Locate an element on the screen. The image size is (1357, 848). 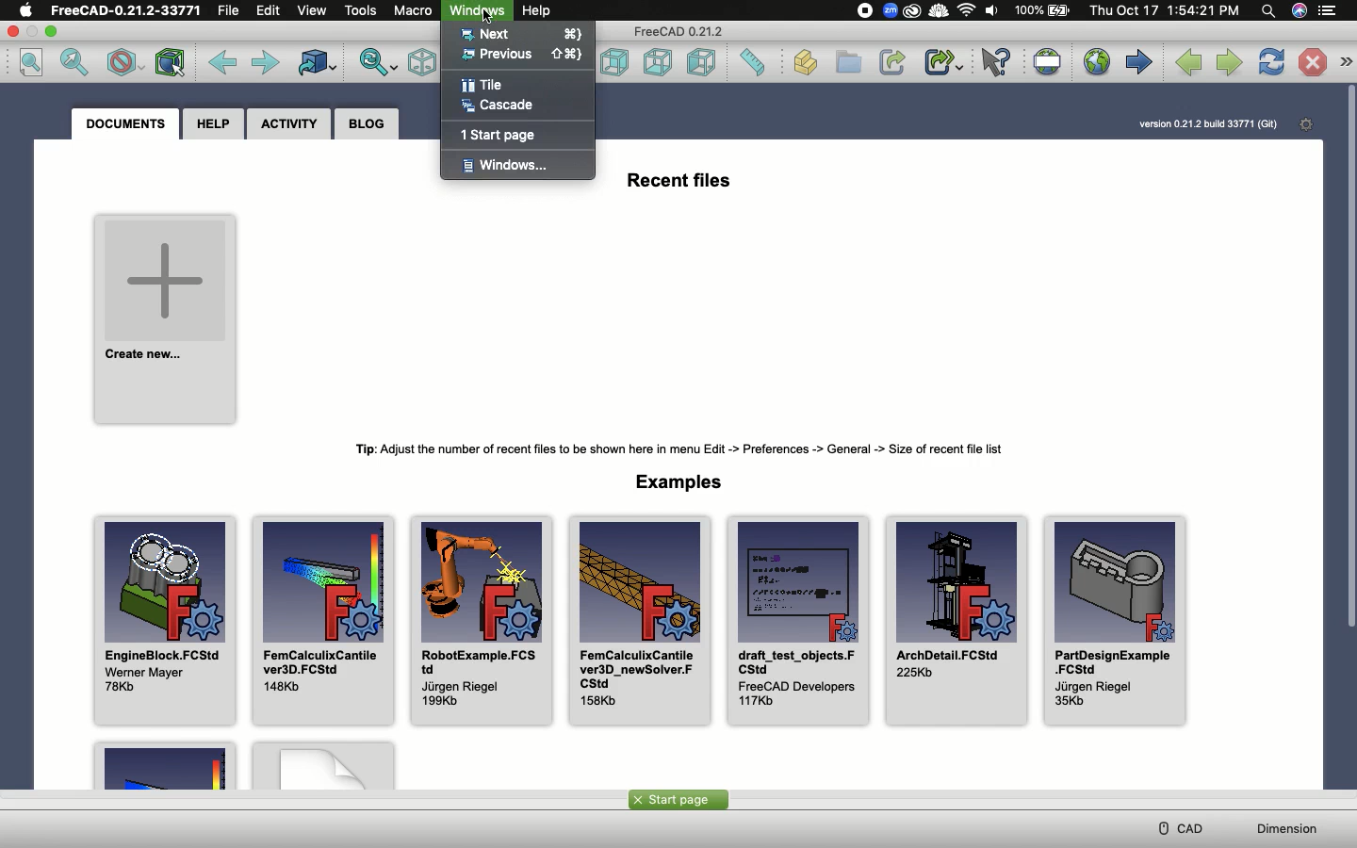
FreeCAD is located at coordinates (126, 9).